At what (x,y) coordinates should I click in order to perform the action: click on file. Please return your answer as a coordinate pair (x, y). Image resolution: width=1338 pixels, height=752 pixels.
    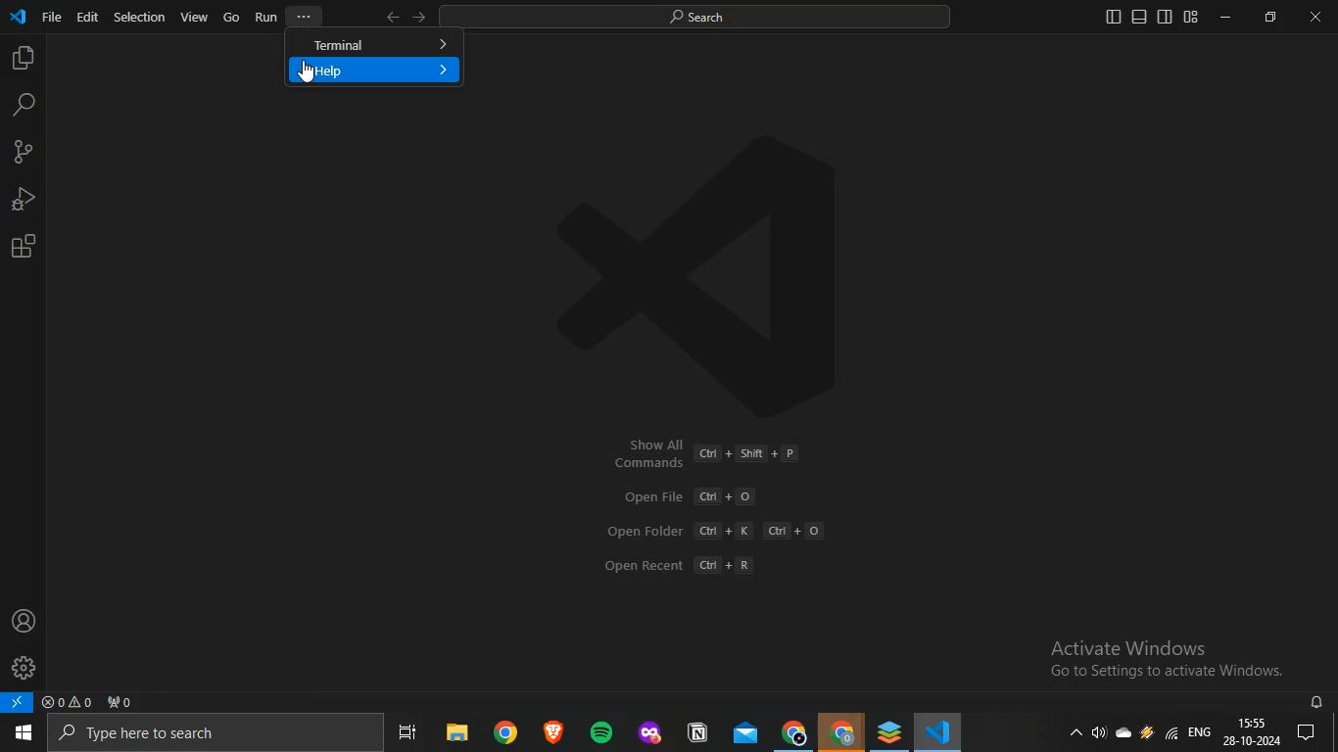
    Looking at the image, I should click on (52, 17).